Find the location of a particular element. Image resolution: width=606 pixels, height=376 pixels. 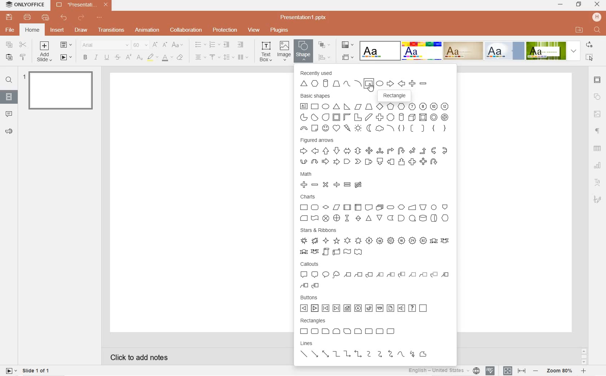

Cursor Position is located at coordinates (371, 88).